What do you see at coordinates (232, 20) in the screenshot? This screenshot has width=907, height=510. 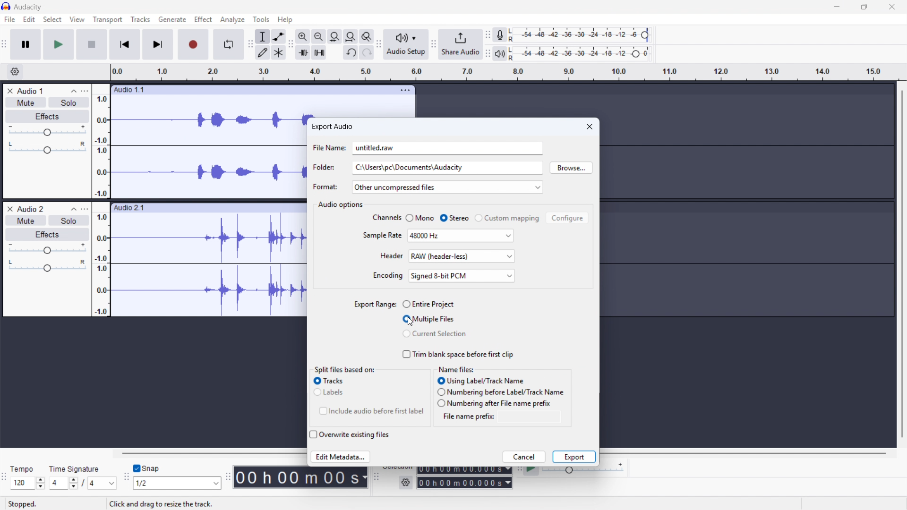 I see `Analyse ` at bounding box center [232, 20].